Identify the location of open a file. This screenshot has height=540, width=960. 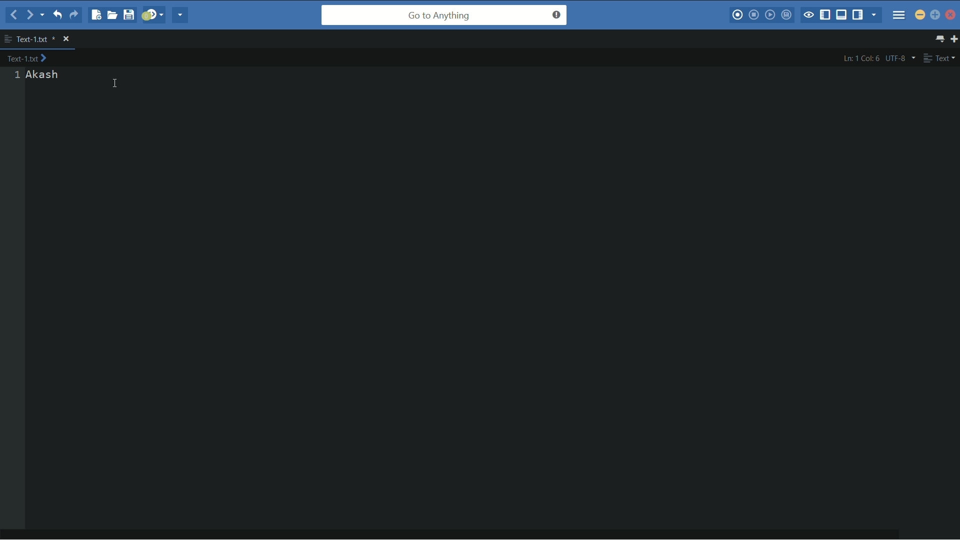
(112, 14).